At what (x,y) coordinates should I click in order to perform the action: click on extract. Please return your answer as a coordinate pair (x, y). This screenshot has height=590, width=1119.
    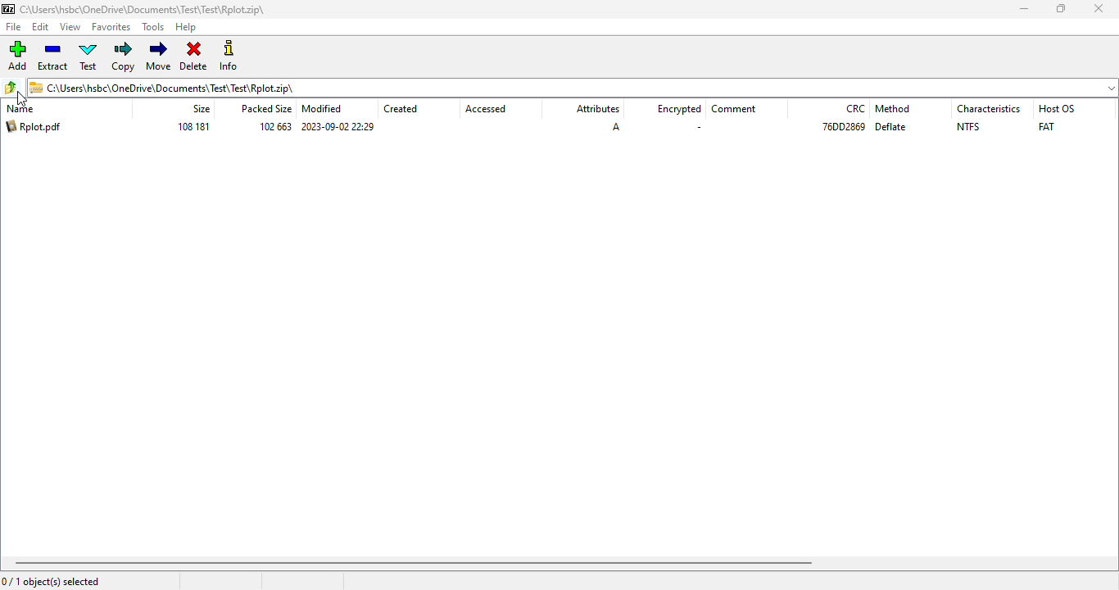
    Looking at the image, I should click on (52, 57).